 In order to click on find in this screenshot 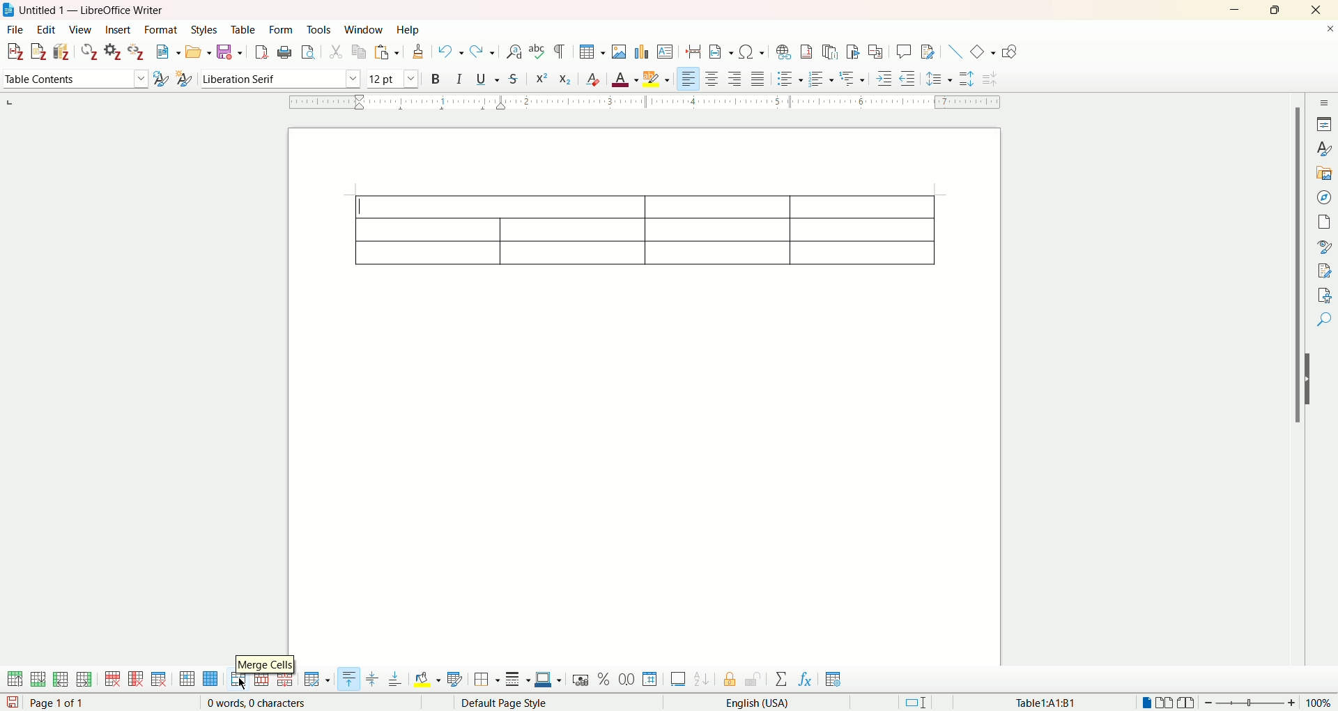, I will do `click(1326, 320)`.